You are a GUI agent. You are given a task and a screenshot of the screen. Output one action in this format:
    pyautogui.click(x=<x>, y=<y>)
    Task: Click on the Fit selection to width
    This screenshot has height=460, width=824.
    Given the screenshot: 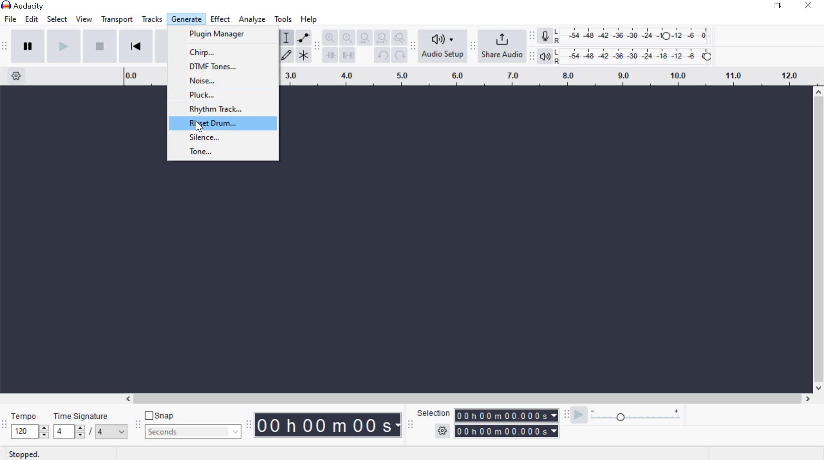 What is the action you would take?
    pyautogui.click(x=363, y=37)
    